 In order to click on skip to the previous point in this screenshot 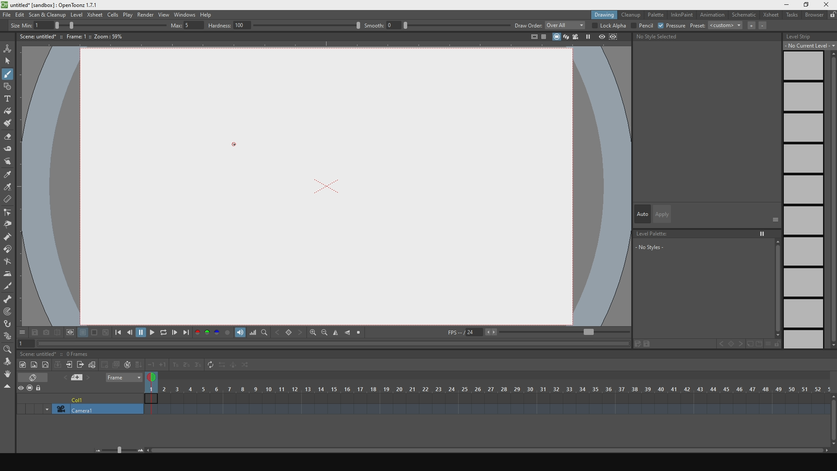, I will do `click(117, 333)`.